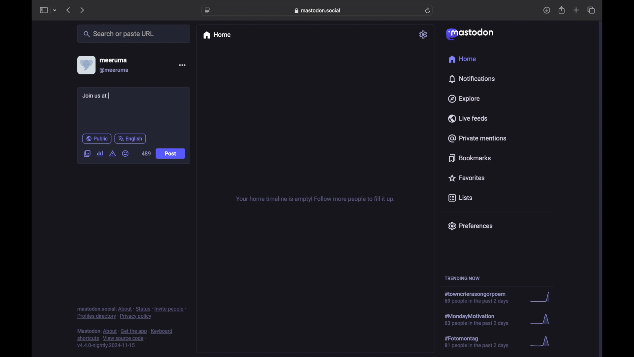  Describe the element at coordinates (562, 10) in the screenshot. I see `share` at that location.